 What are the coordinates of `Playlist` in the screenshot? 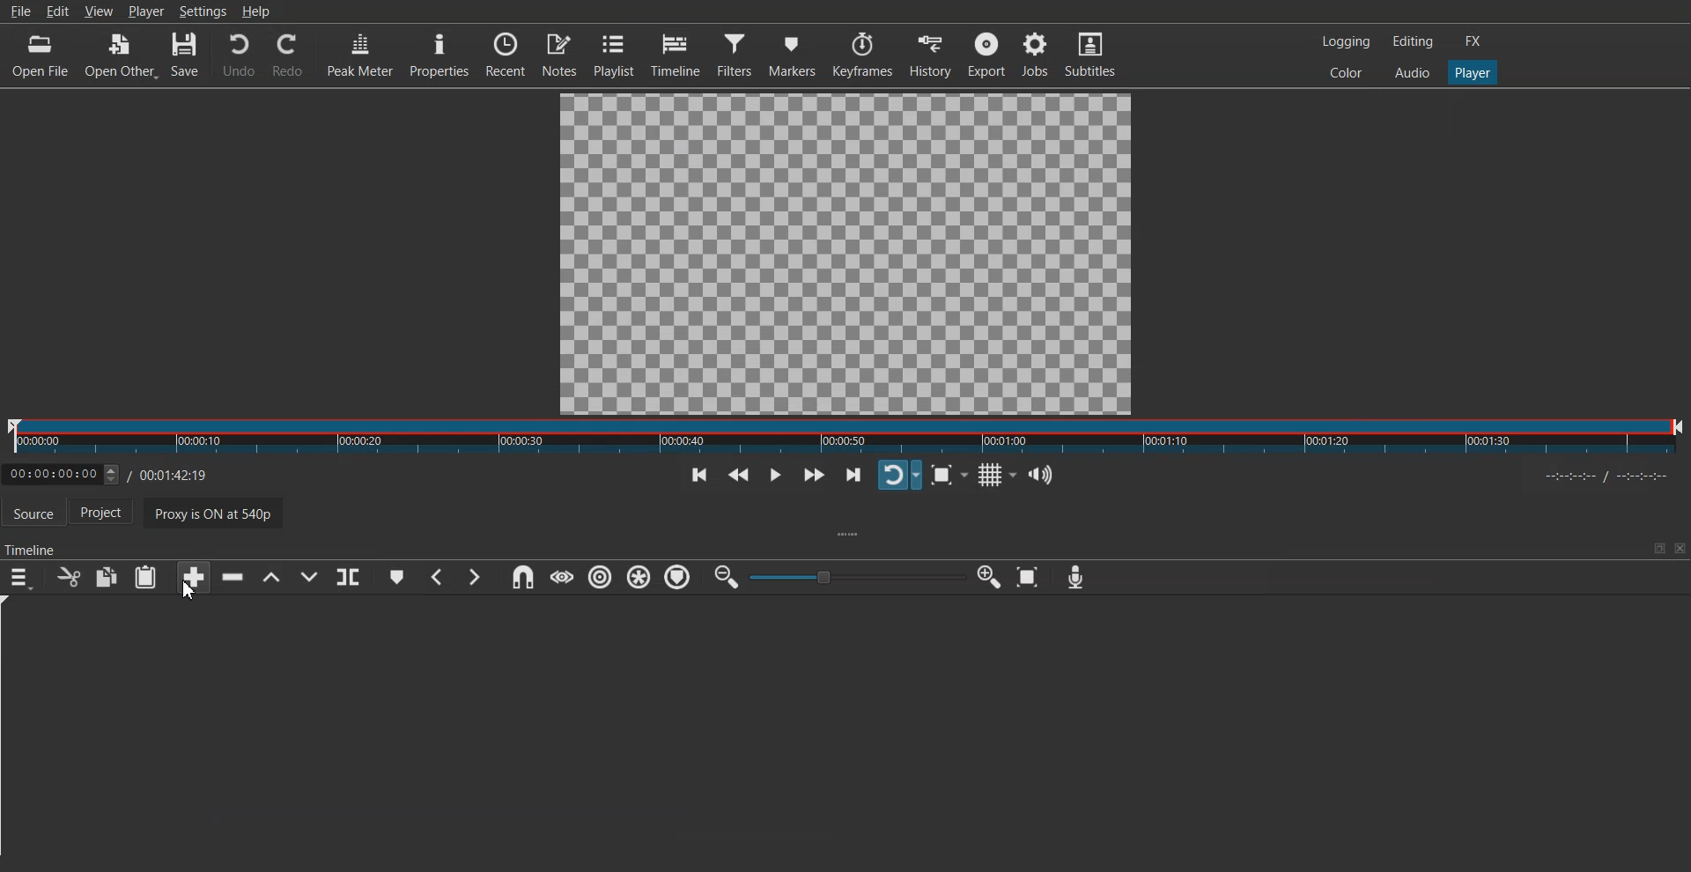 It's located at (614, 54).